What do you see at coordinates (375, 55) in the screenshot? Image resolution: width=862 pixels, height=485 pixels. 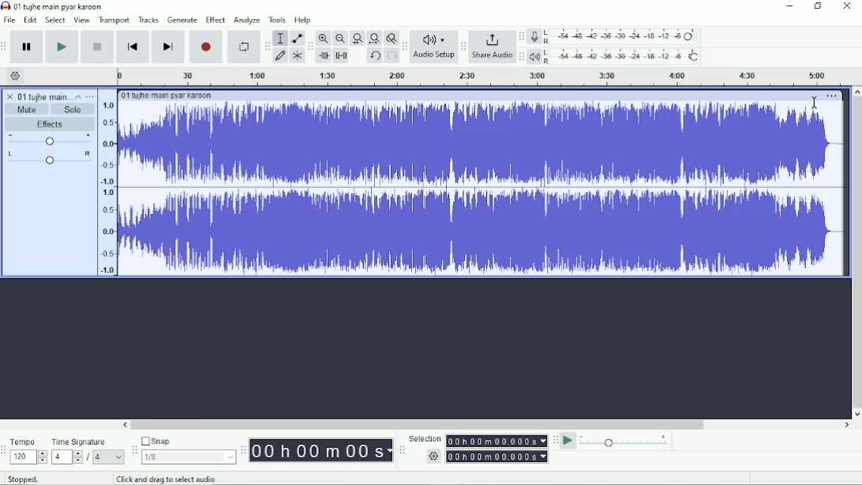 I see `Undo` at bounding box center [375, 55].